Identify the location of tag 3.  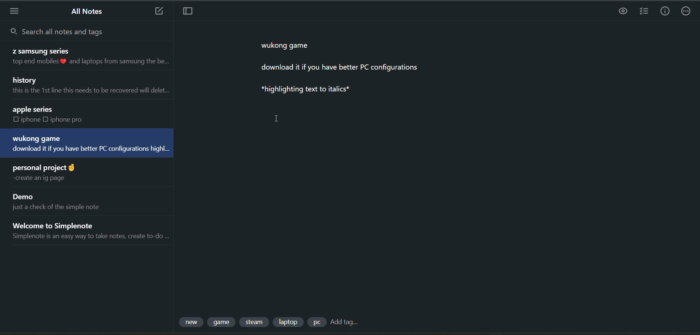
(255, 322).